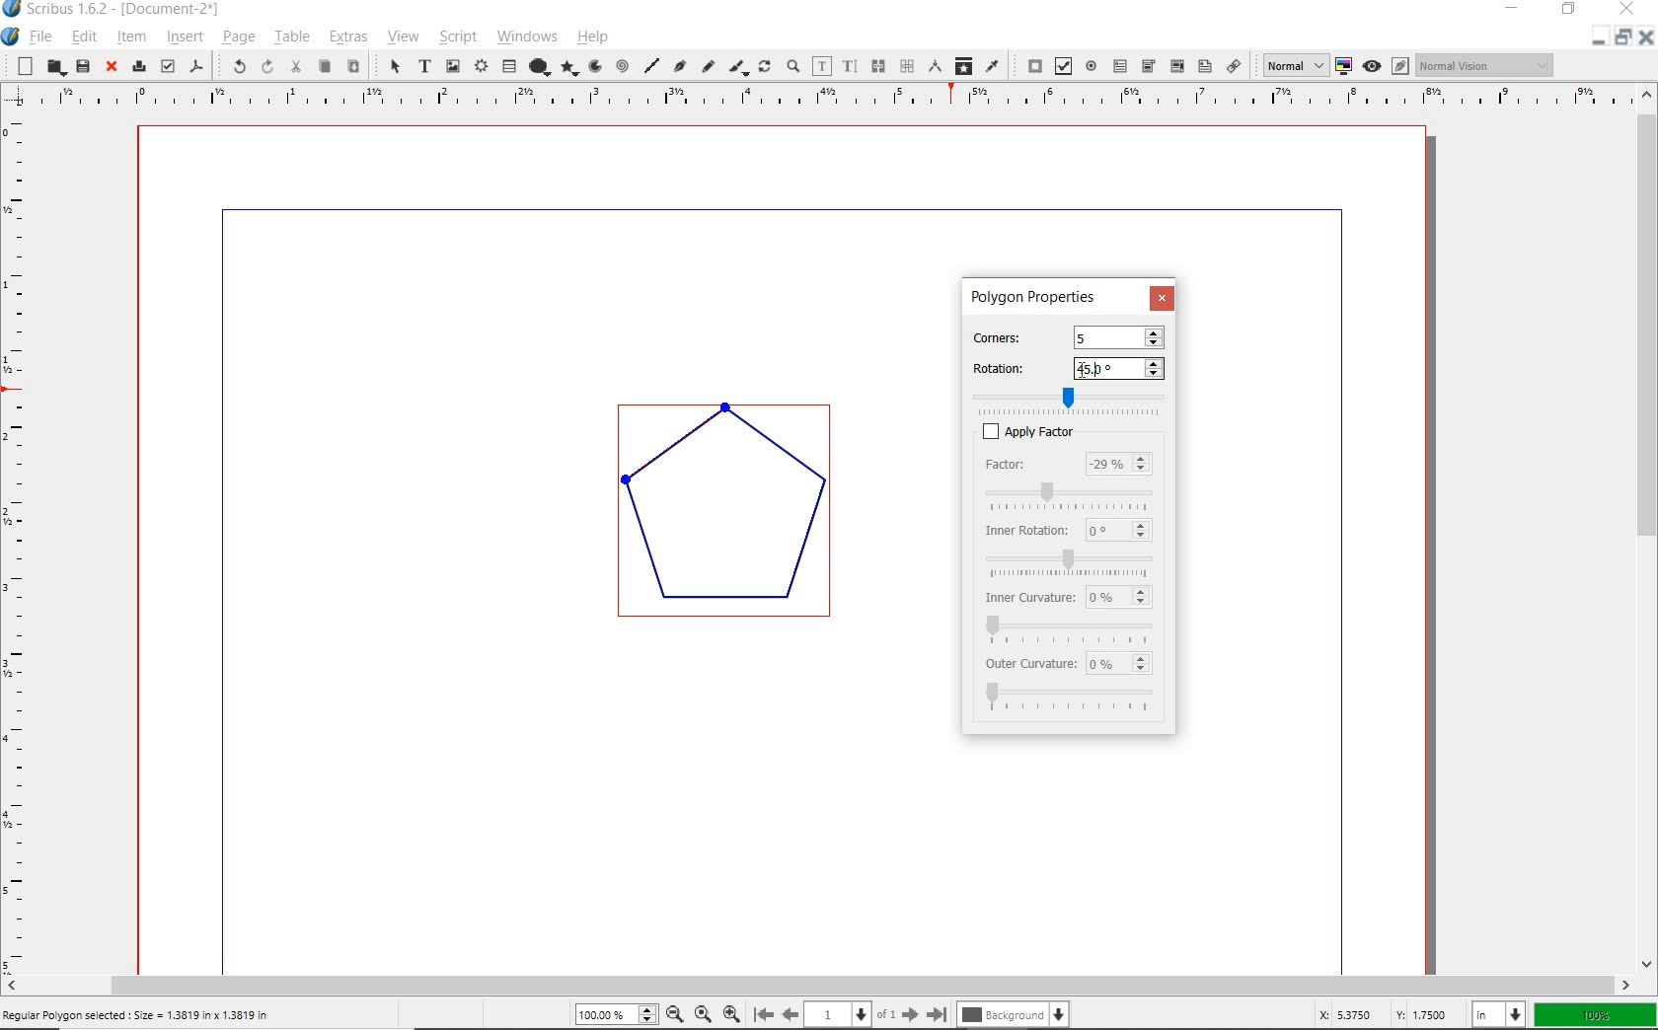 The height and width of the screenshot is (1030, 1658). Describe the element at coordinates (1496, 1013) in the screenshot. I see `select unit` at that location.